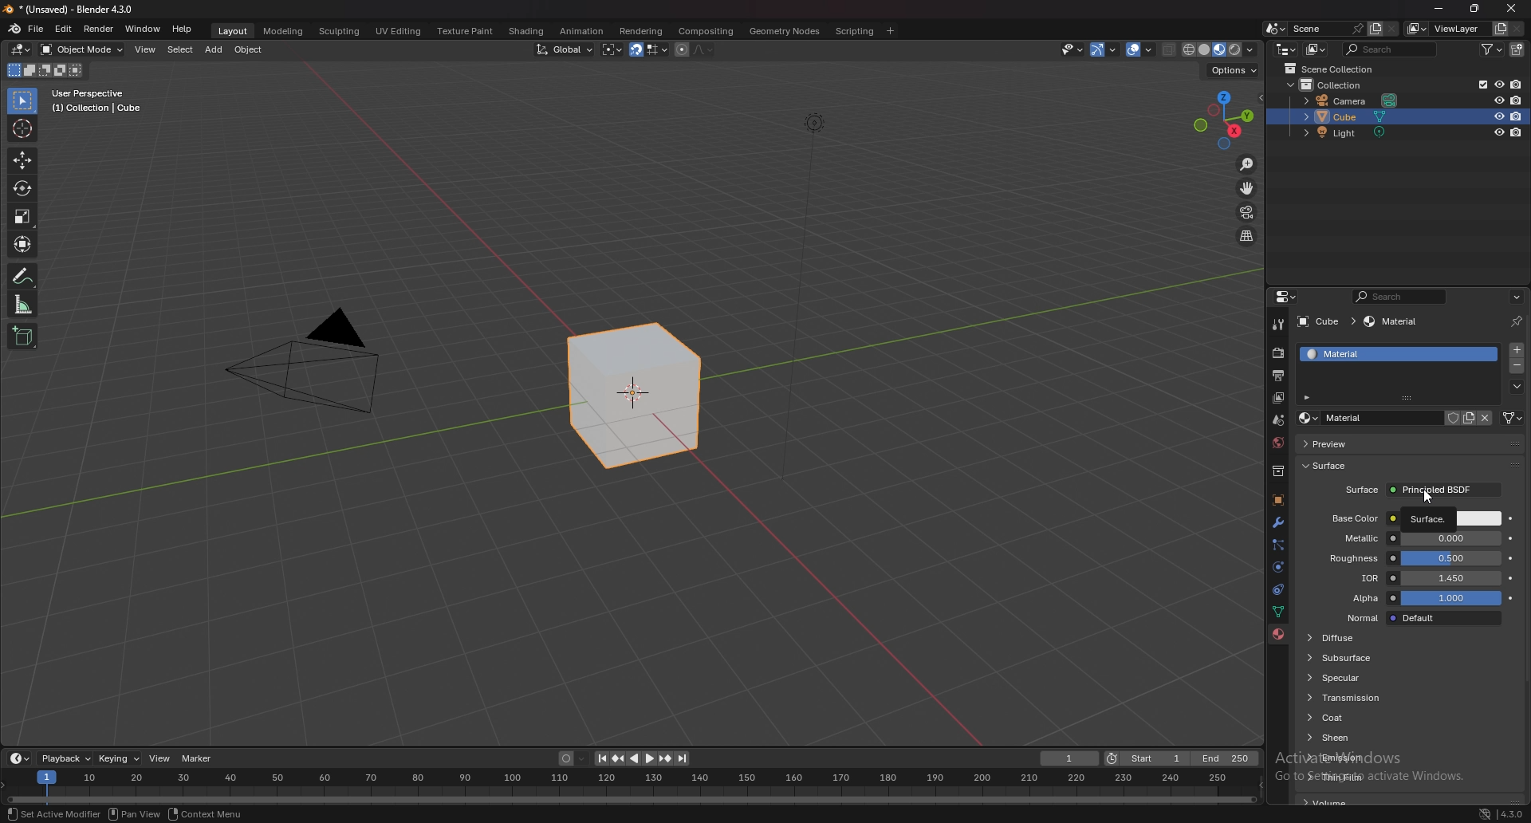 Image resolution: width=1531 pixels, height=823 pixels. I want to click on modeling, so click(282, 30).